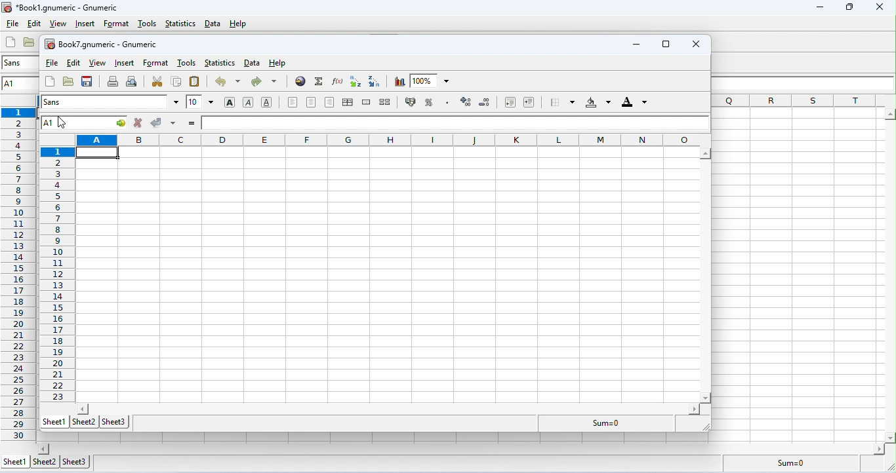  What do you see at coordinates (847, 7) in the screenshot?
I see `maximize` at bounding box center [847, 7].